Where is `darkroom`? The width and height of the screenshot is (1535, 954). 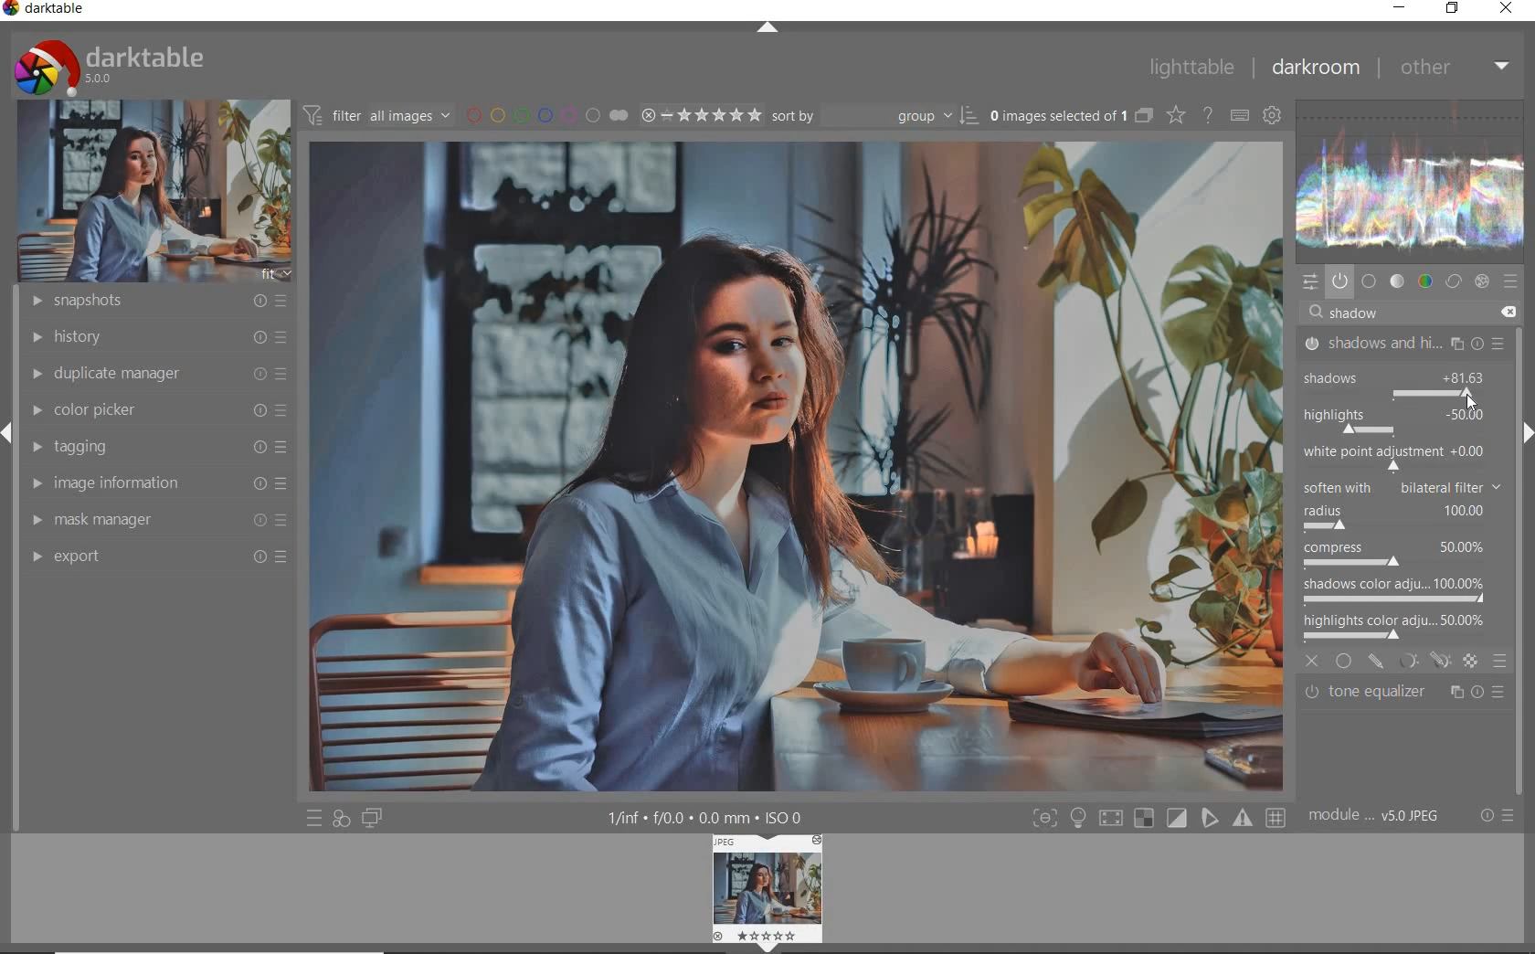 darkroom is located at coordinates (1314, 69).